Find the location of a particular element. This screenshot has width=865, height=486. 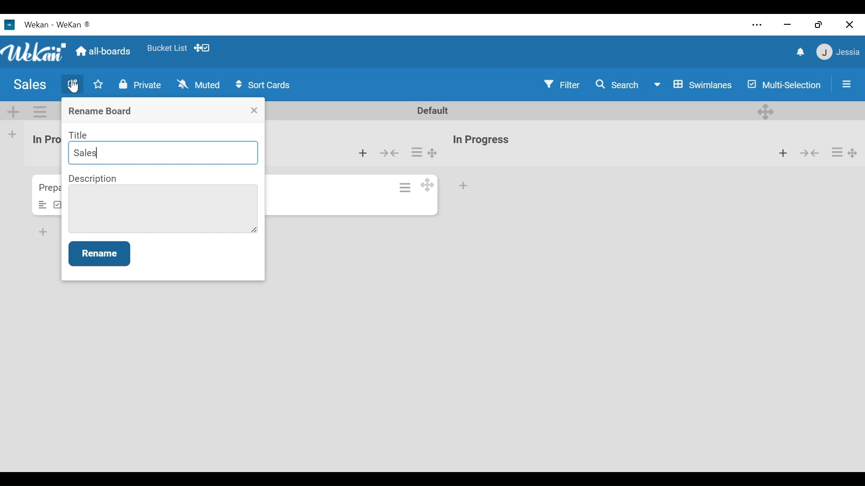

Rename is located at coordinates (99, 253).